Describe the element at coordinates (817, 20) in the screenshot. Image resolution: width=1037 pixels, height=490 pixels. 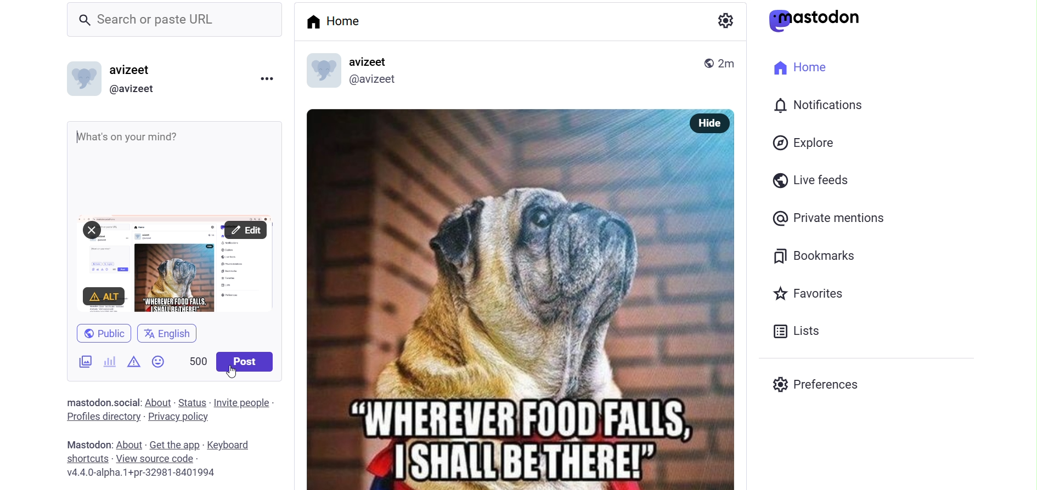
I see `mastodon` at that location.